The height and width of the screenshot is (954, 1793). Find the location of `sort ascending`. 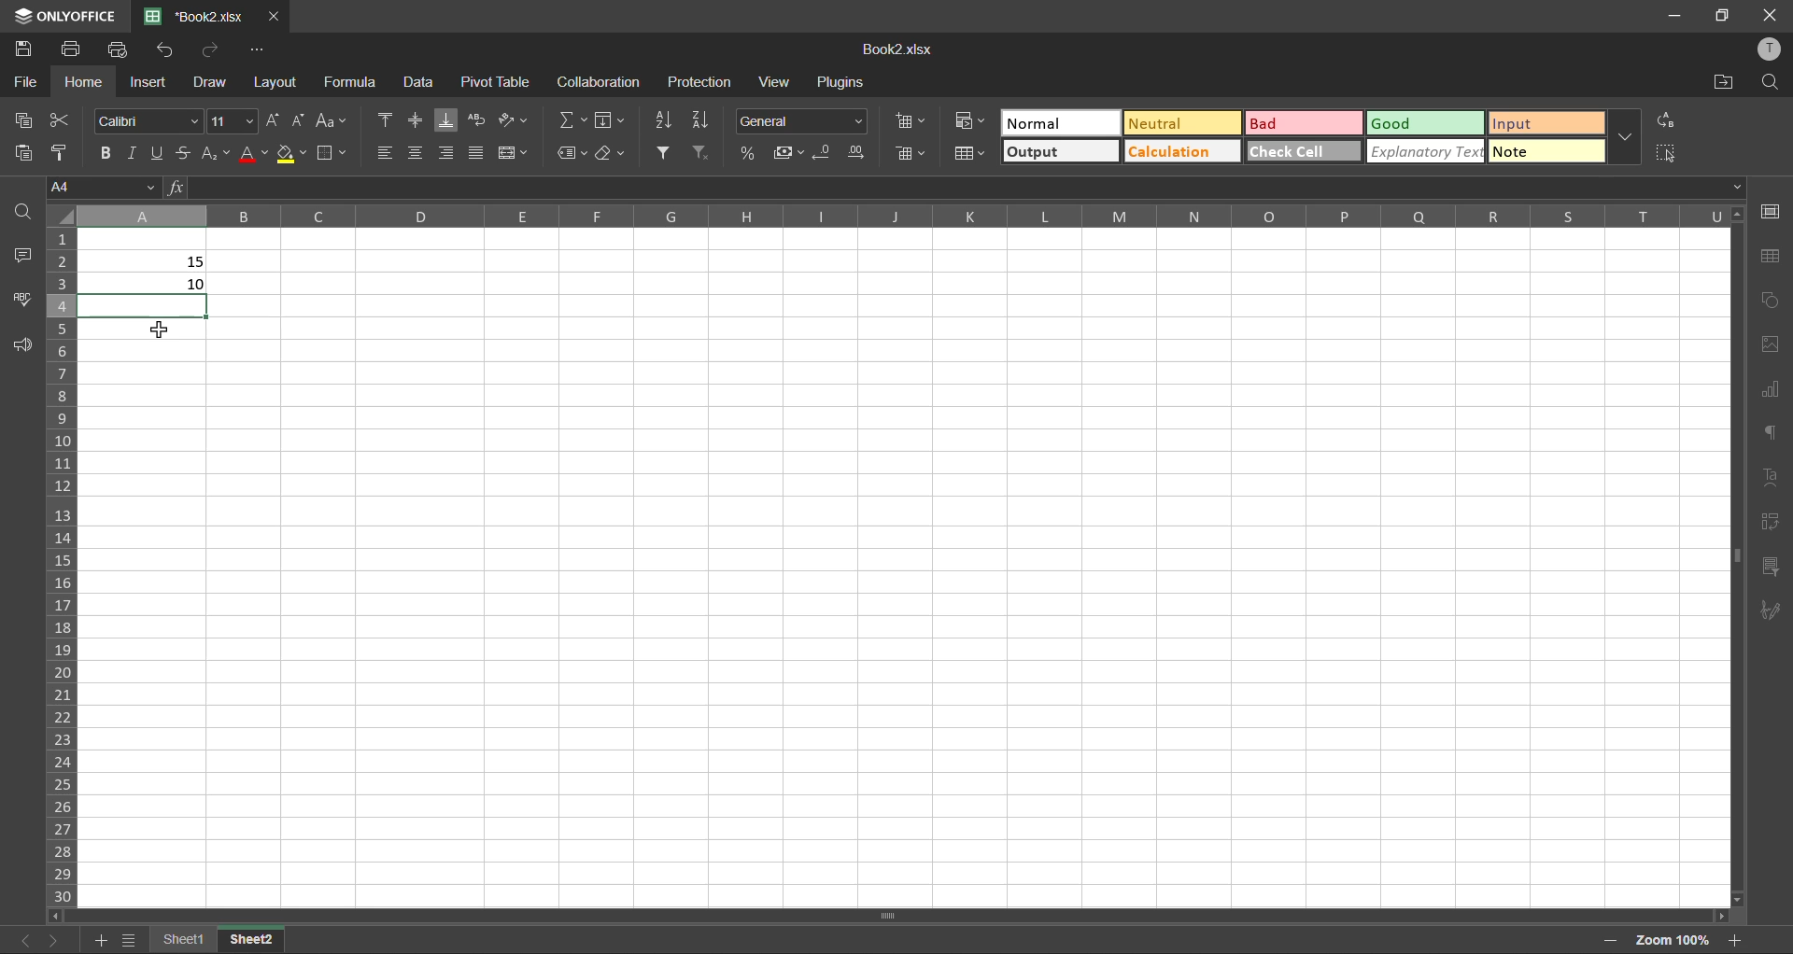

sort ascending is located at coordinates (660, 120).